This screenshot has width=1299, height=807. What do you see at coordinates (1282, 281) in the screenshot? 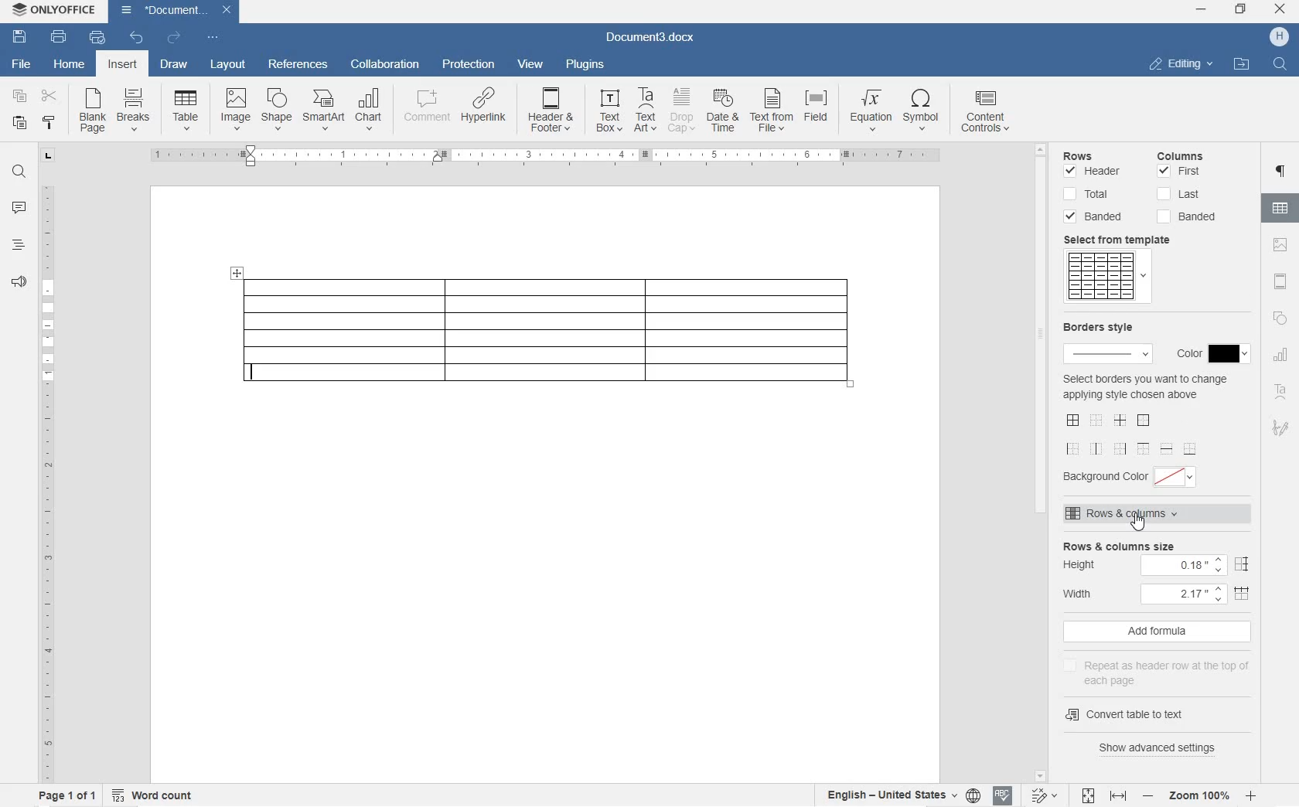
I see `HEADERS & FOOTERS` at bounding box center [1282, 281].